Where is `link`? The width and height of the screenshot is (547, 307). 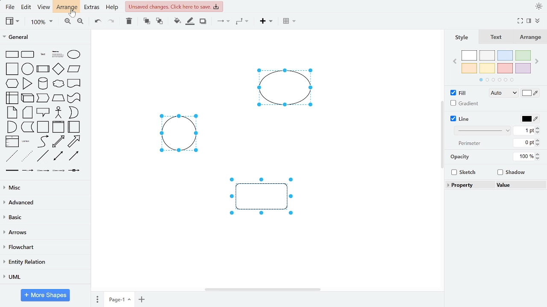 link is located at coordinates (12, 172).